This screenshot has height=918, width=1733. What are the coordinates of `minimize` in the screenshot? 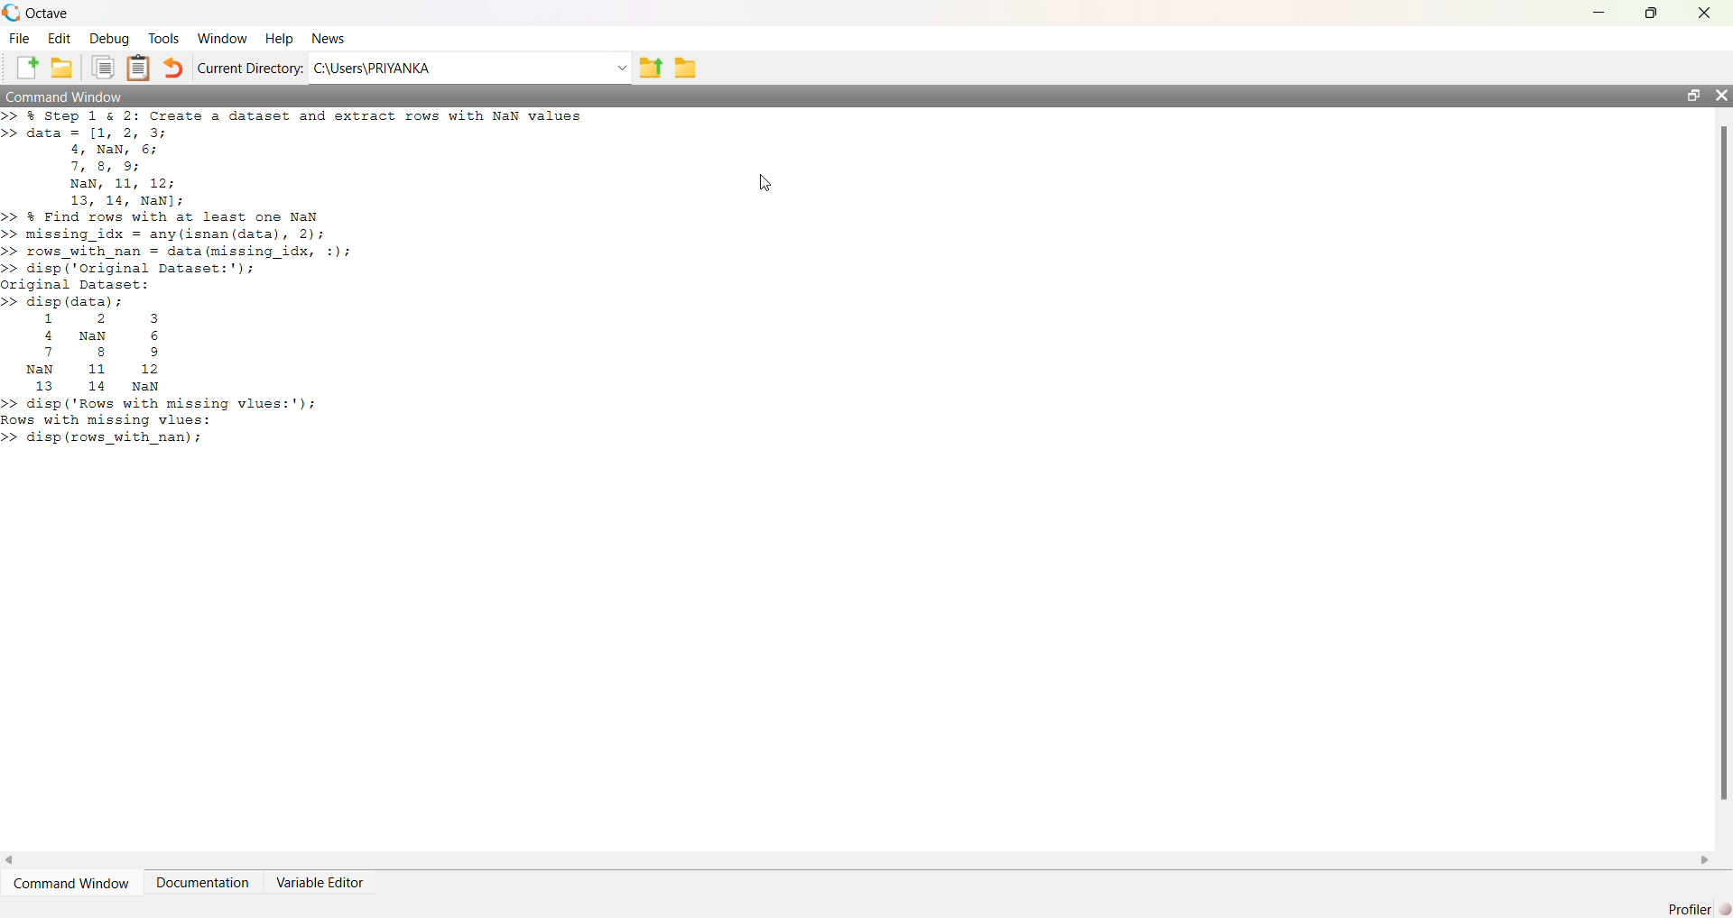 It's located at (1599, 13).